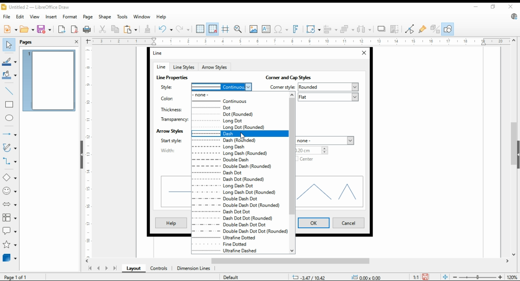  What do you see at coordinates (10, 118) in the screenshot?
I see `ellipse` at bounding box center [10, 118].